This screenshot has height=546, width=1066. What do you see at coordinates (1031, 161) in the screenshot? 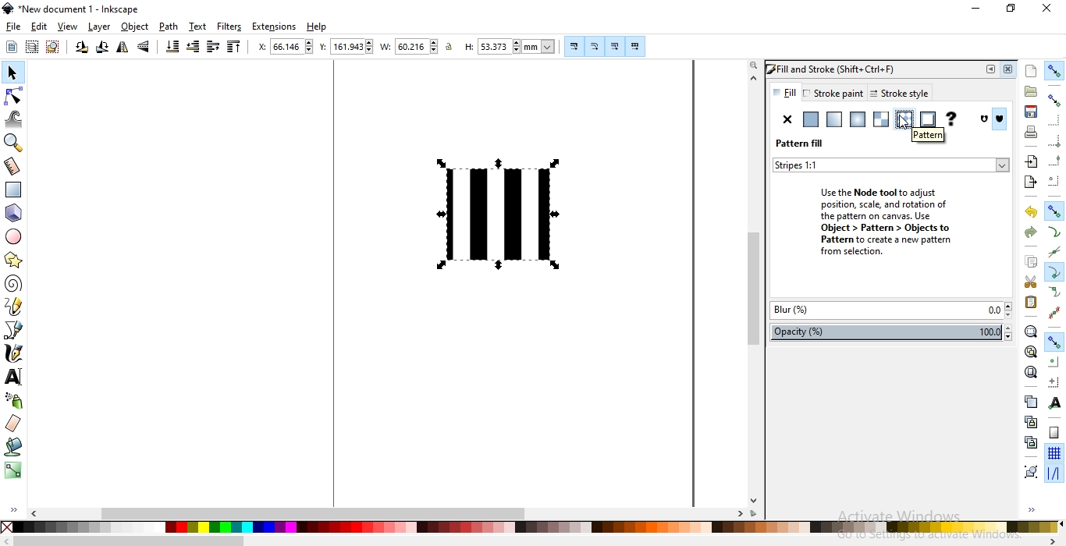
I see `import a bitmap` at bounding box center [1031, 161].